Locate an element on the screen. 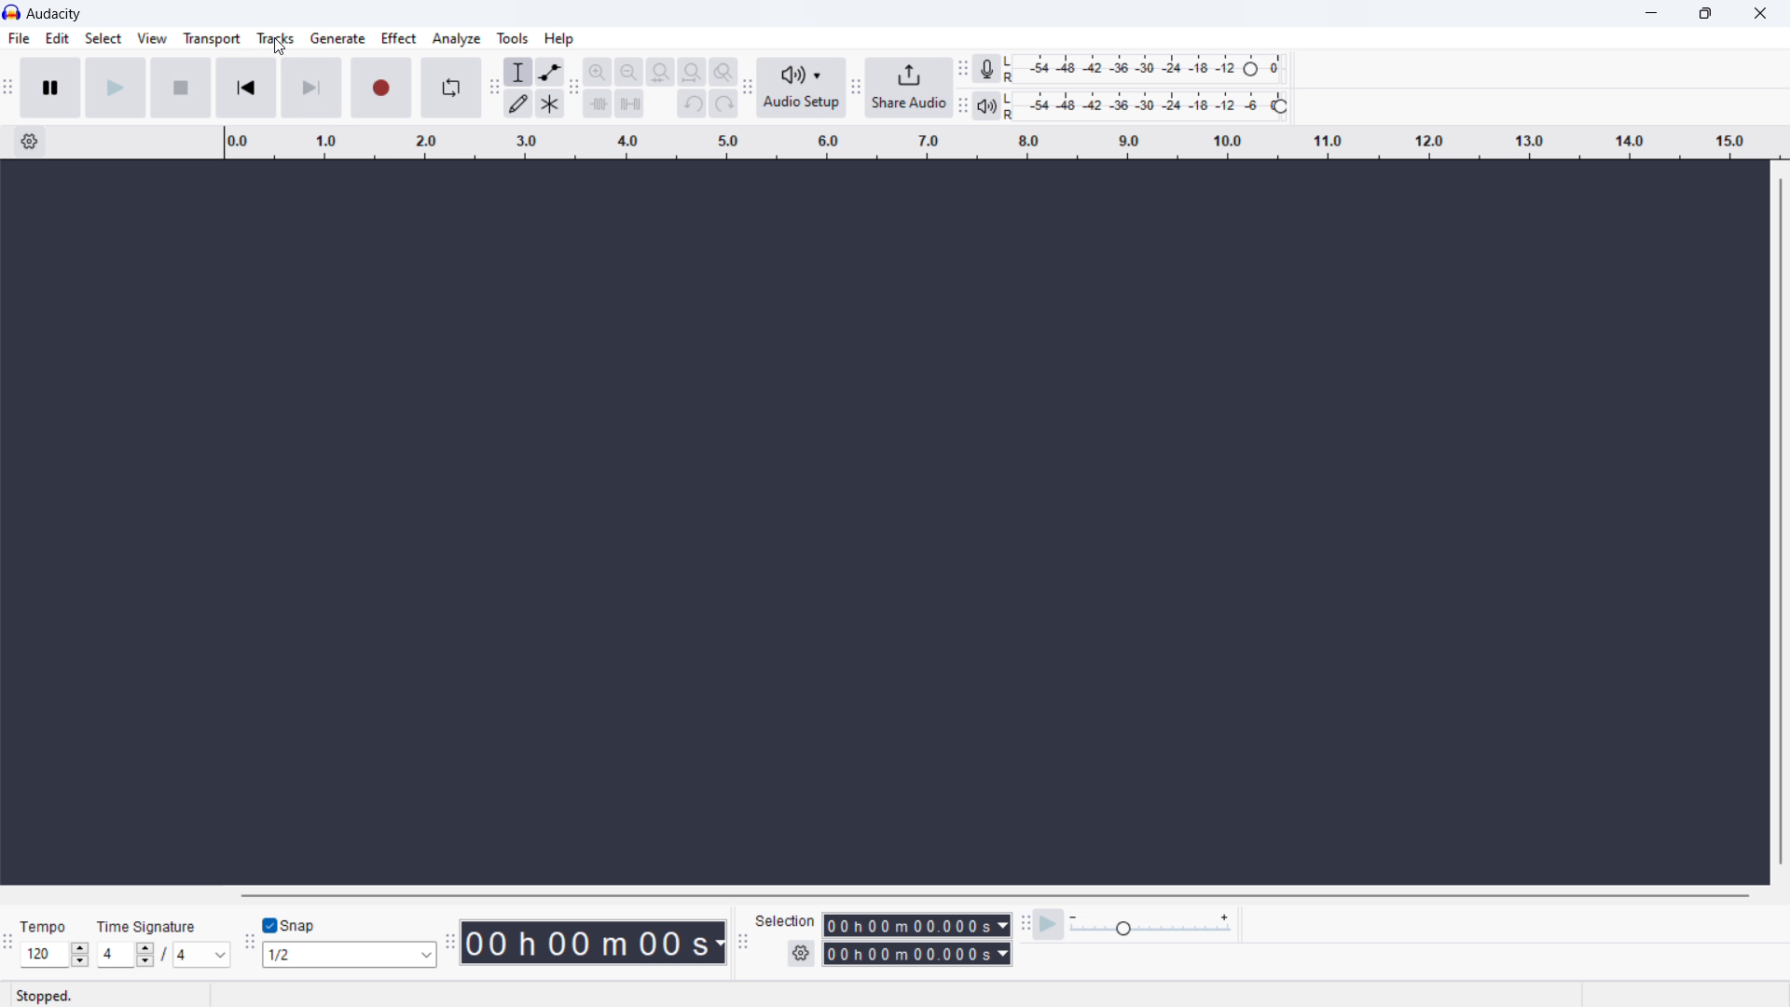 The width and height of the screenshot is (1790, 1007). Audacity is located at coordinates (55, 13).